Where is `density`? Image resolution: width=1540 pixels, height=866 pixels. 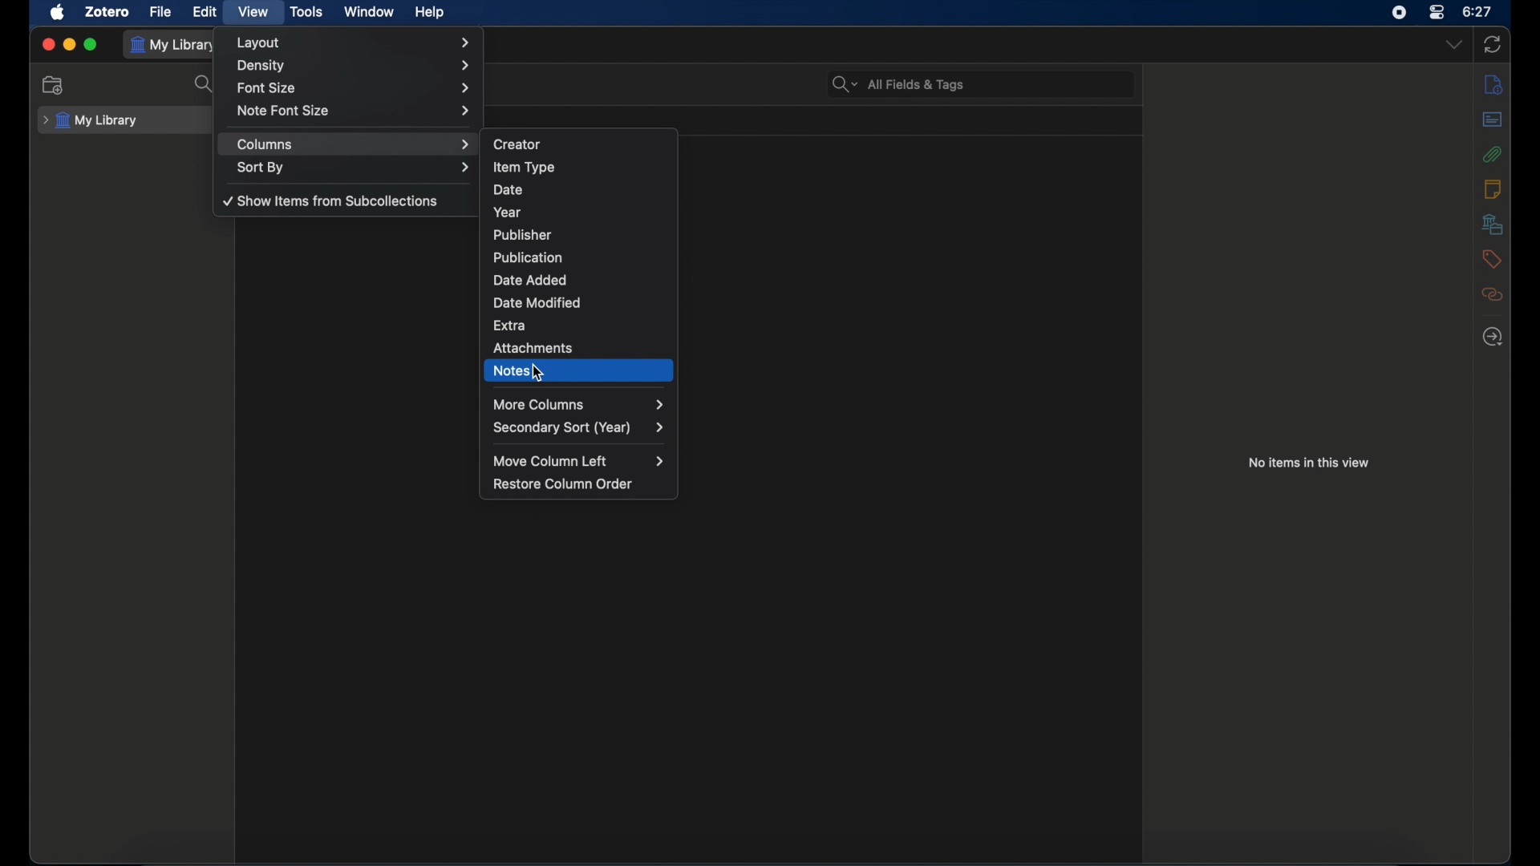
density is located at coordinates (355, 66).